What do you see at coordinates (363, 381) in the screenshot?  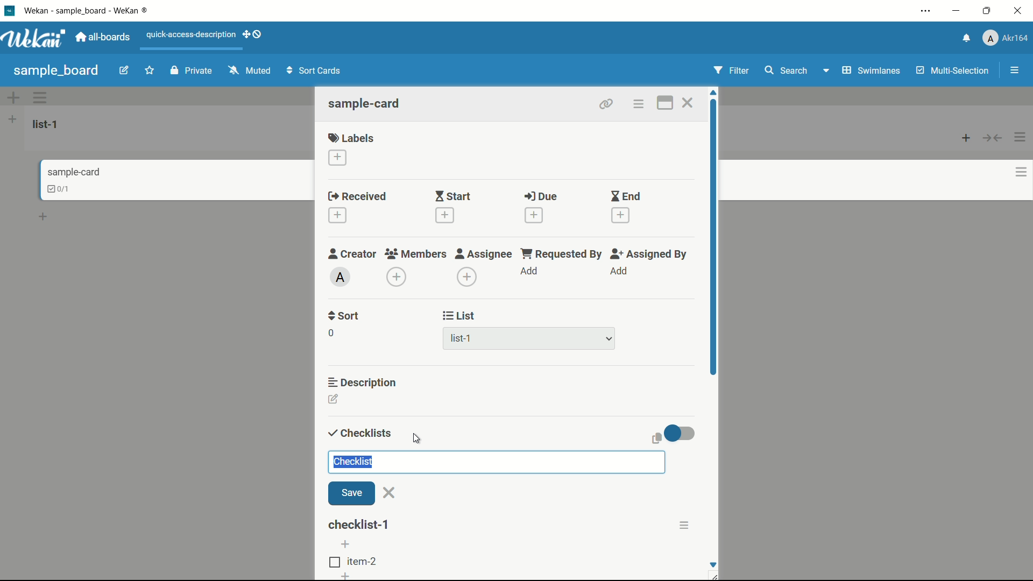 I see `description` at bounding box center [363, 381].